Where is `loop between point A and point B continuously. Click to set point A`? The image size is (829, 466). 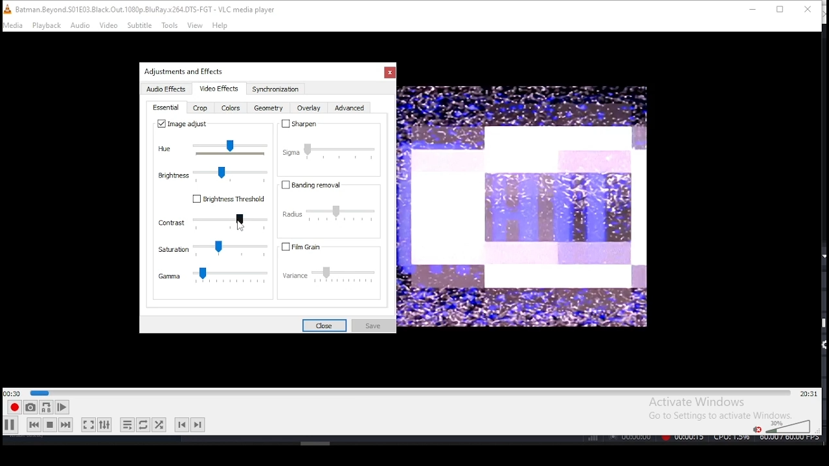
loop between point A and point B continuously. Click to set point A is located at coordinates (45, 408).